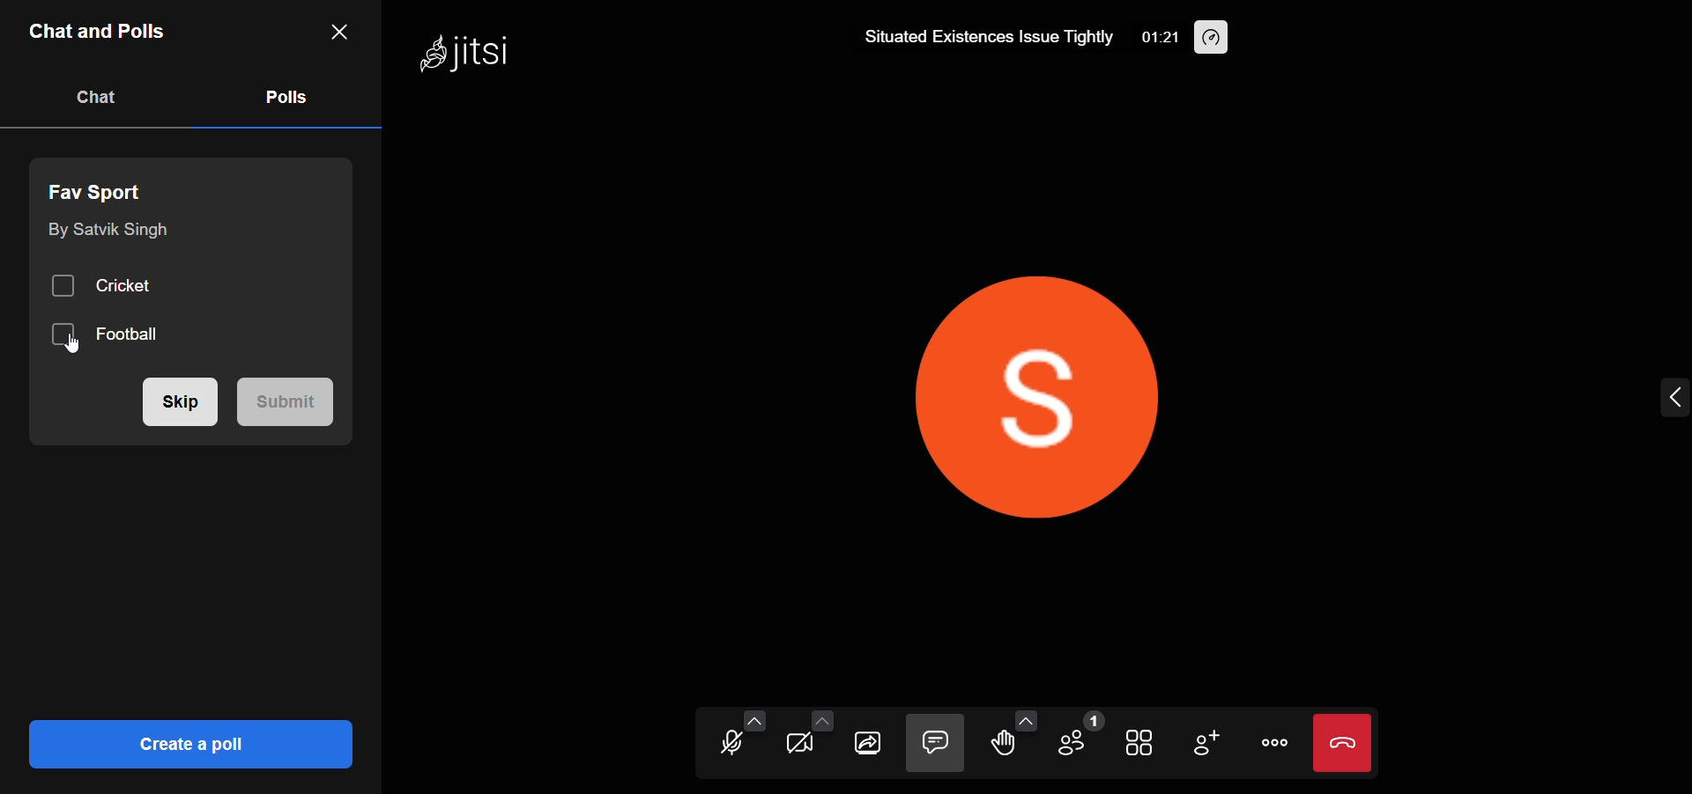 The image size is (1692, 794). I want to click on participant, so click(1080, 734).